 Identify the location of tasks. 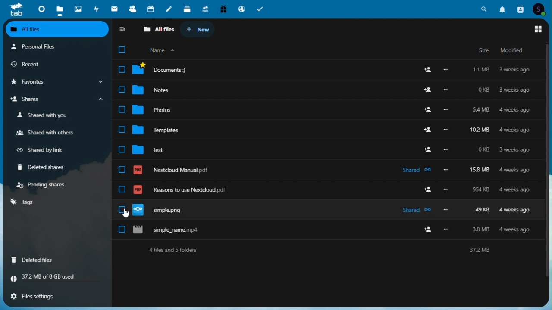
(260, 8).